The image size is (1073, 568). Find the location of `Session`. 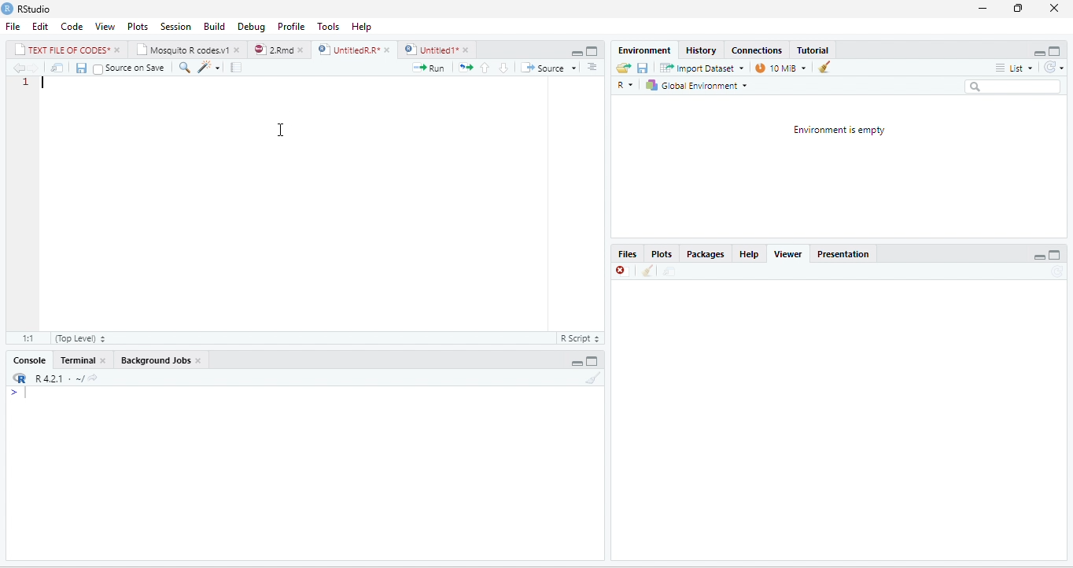

Session is located at coordinates (174, 25).